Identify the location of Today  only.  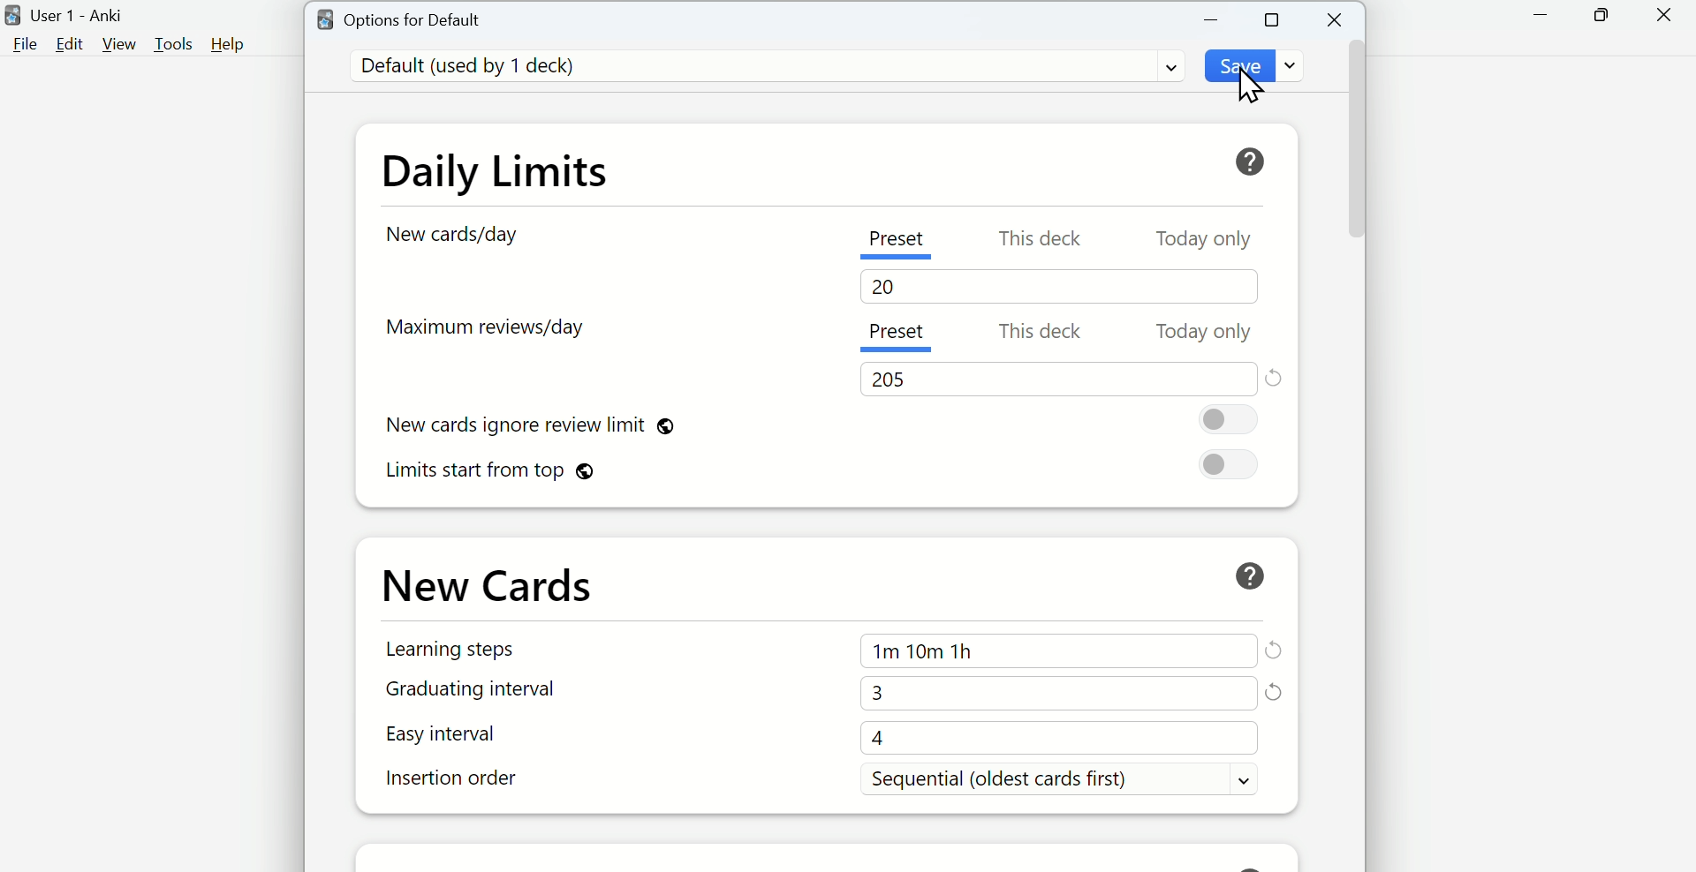
(1203, 240).